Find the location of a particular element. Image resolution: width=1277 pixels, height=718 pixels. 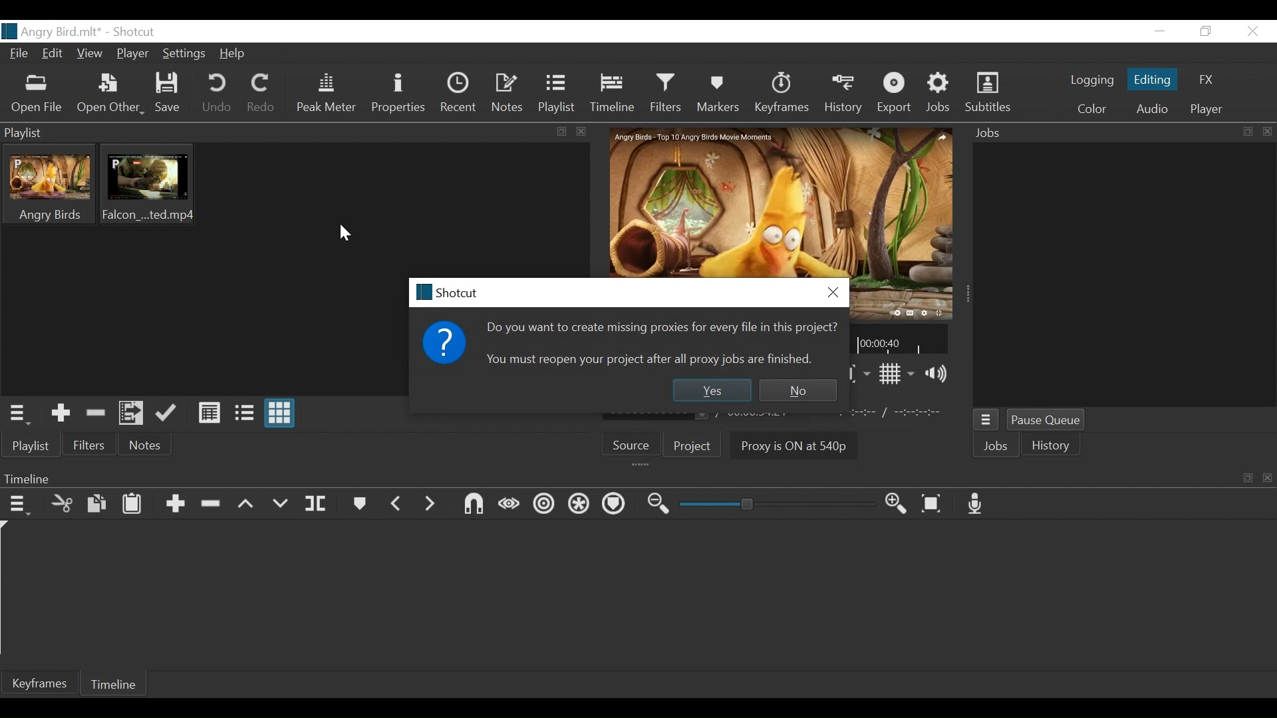

Zoom timeline to fit is located at coordinates (932, 503).